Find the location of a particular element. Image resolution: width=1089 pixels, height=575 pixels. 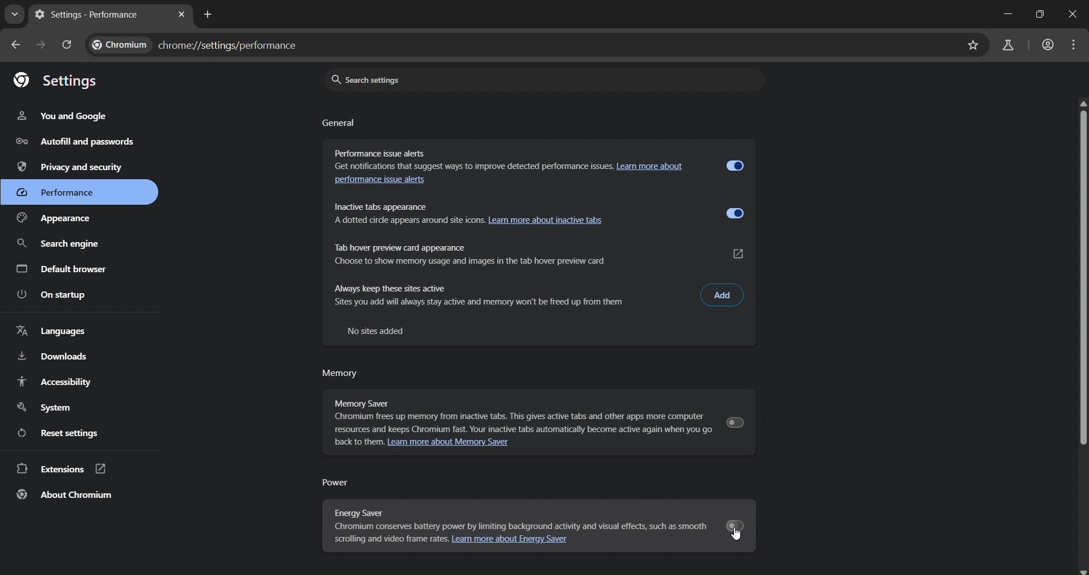

inactive tab appearance is located at coordinates (406, 213).